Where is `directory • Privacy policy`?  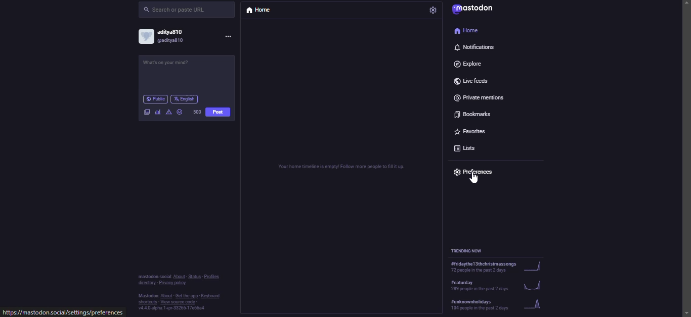 directory • Privacy policy is located at coordinates (165, 283).